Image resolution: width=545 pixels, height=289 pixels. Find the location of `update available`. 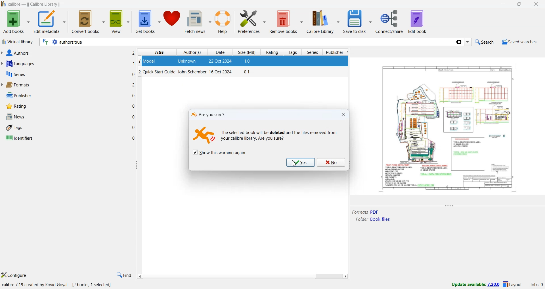

update available is located at coordinates (473, 284).